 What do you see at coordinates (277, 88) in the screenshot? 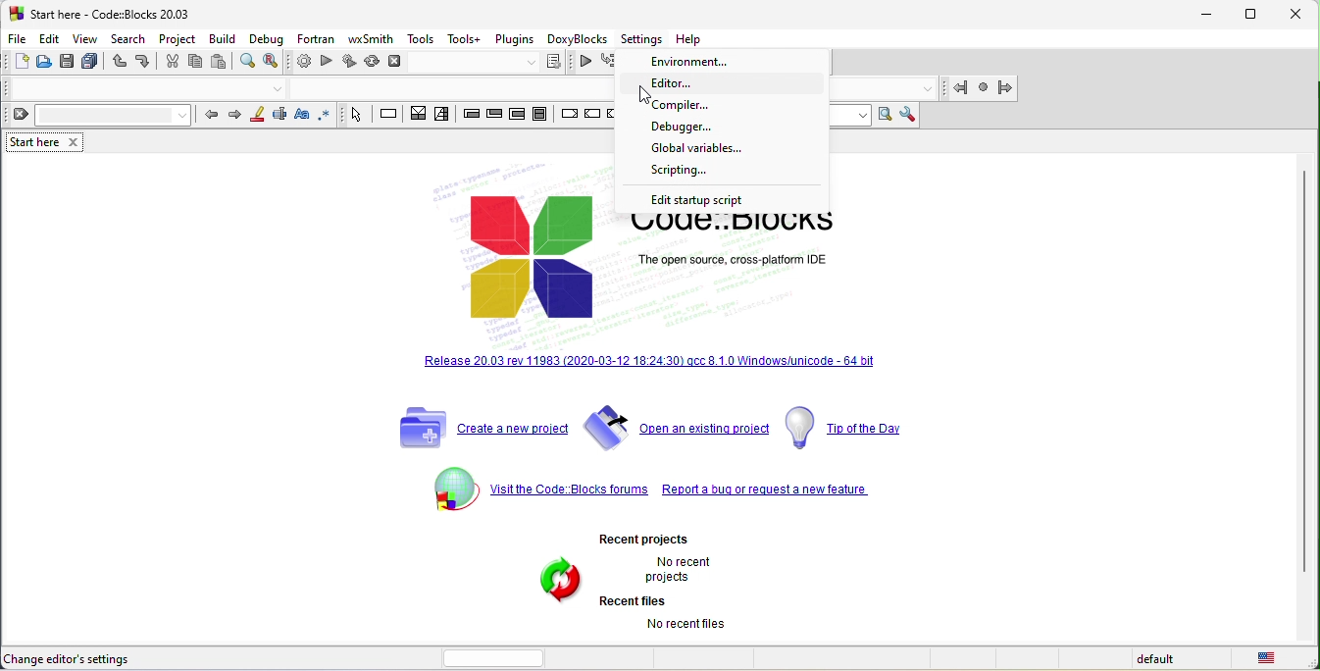
I see `drop down` at bounding box center [277, 88].